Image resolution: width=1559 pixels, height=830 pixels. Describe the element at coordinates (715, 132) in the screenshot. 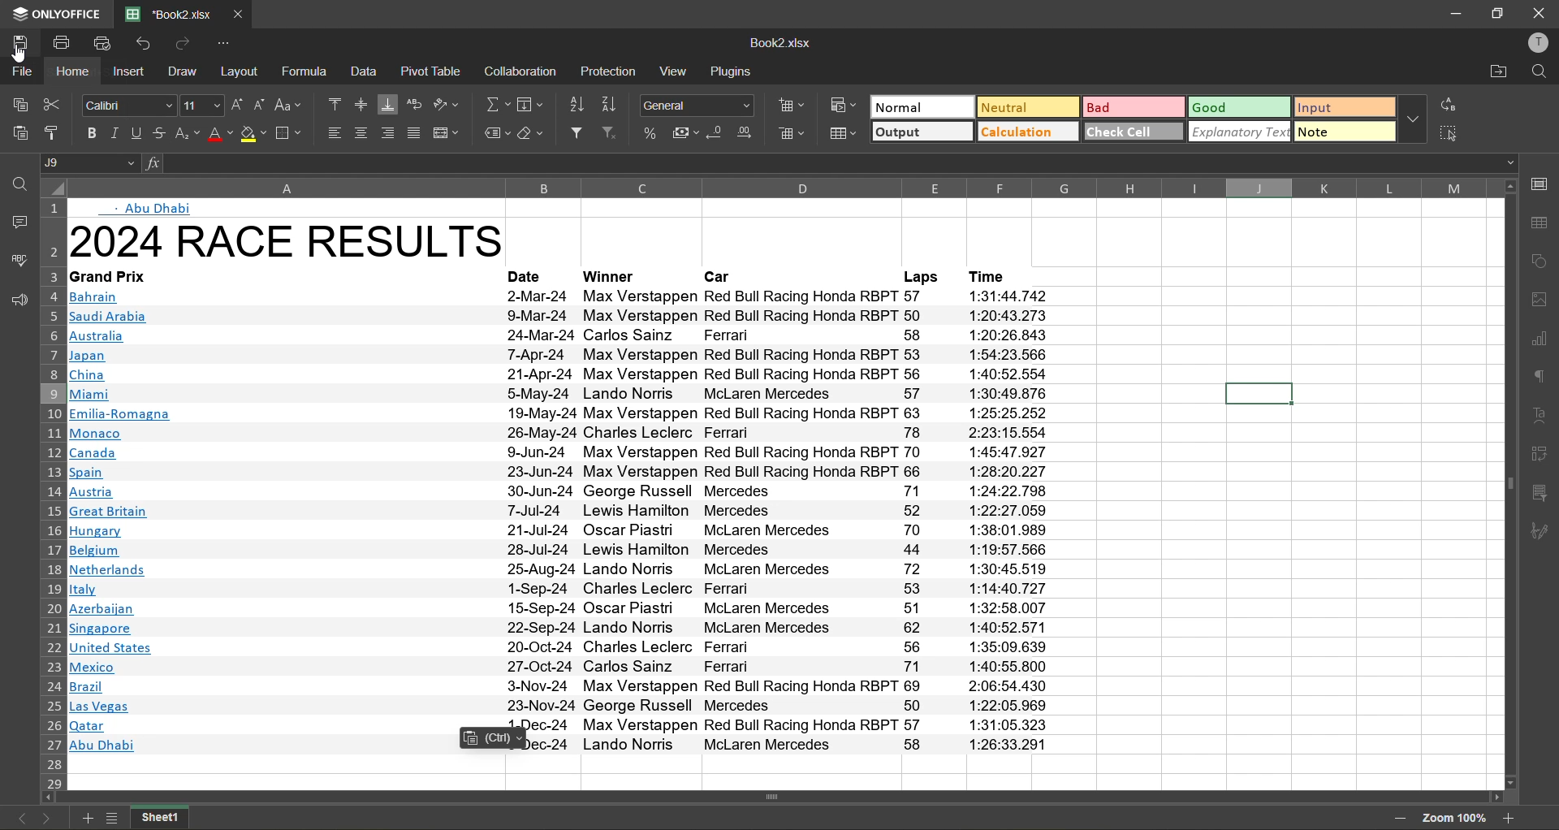

I see `decrease decimal` at that location.